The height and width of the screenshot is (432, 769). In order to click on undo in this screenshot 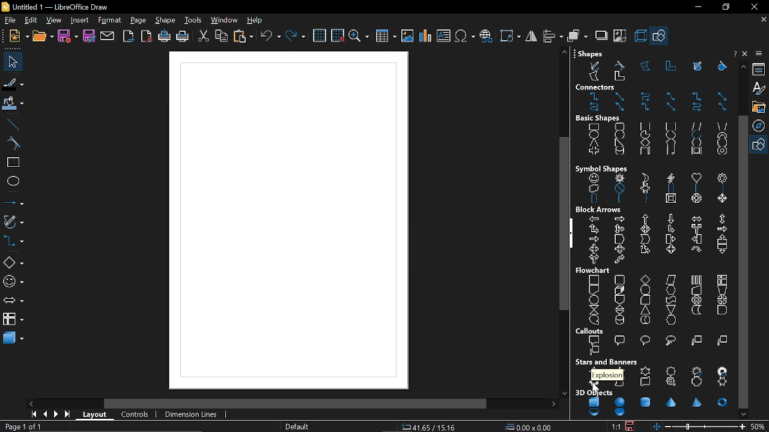, I will do `click(270, 37)`.